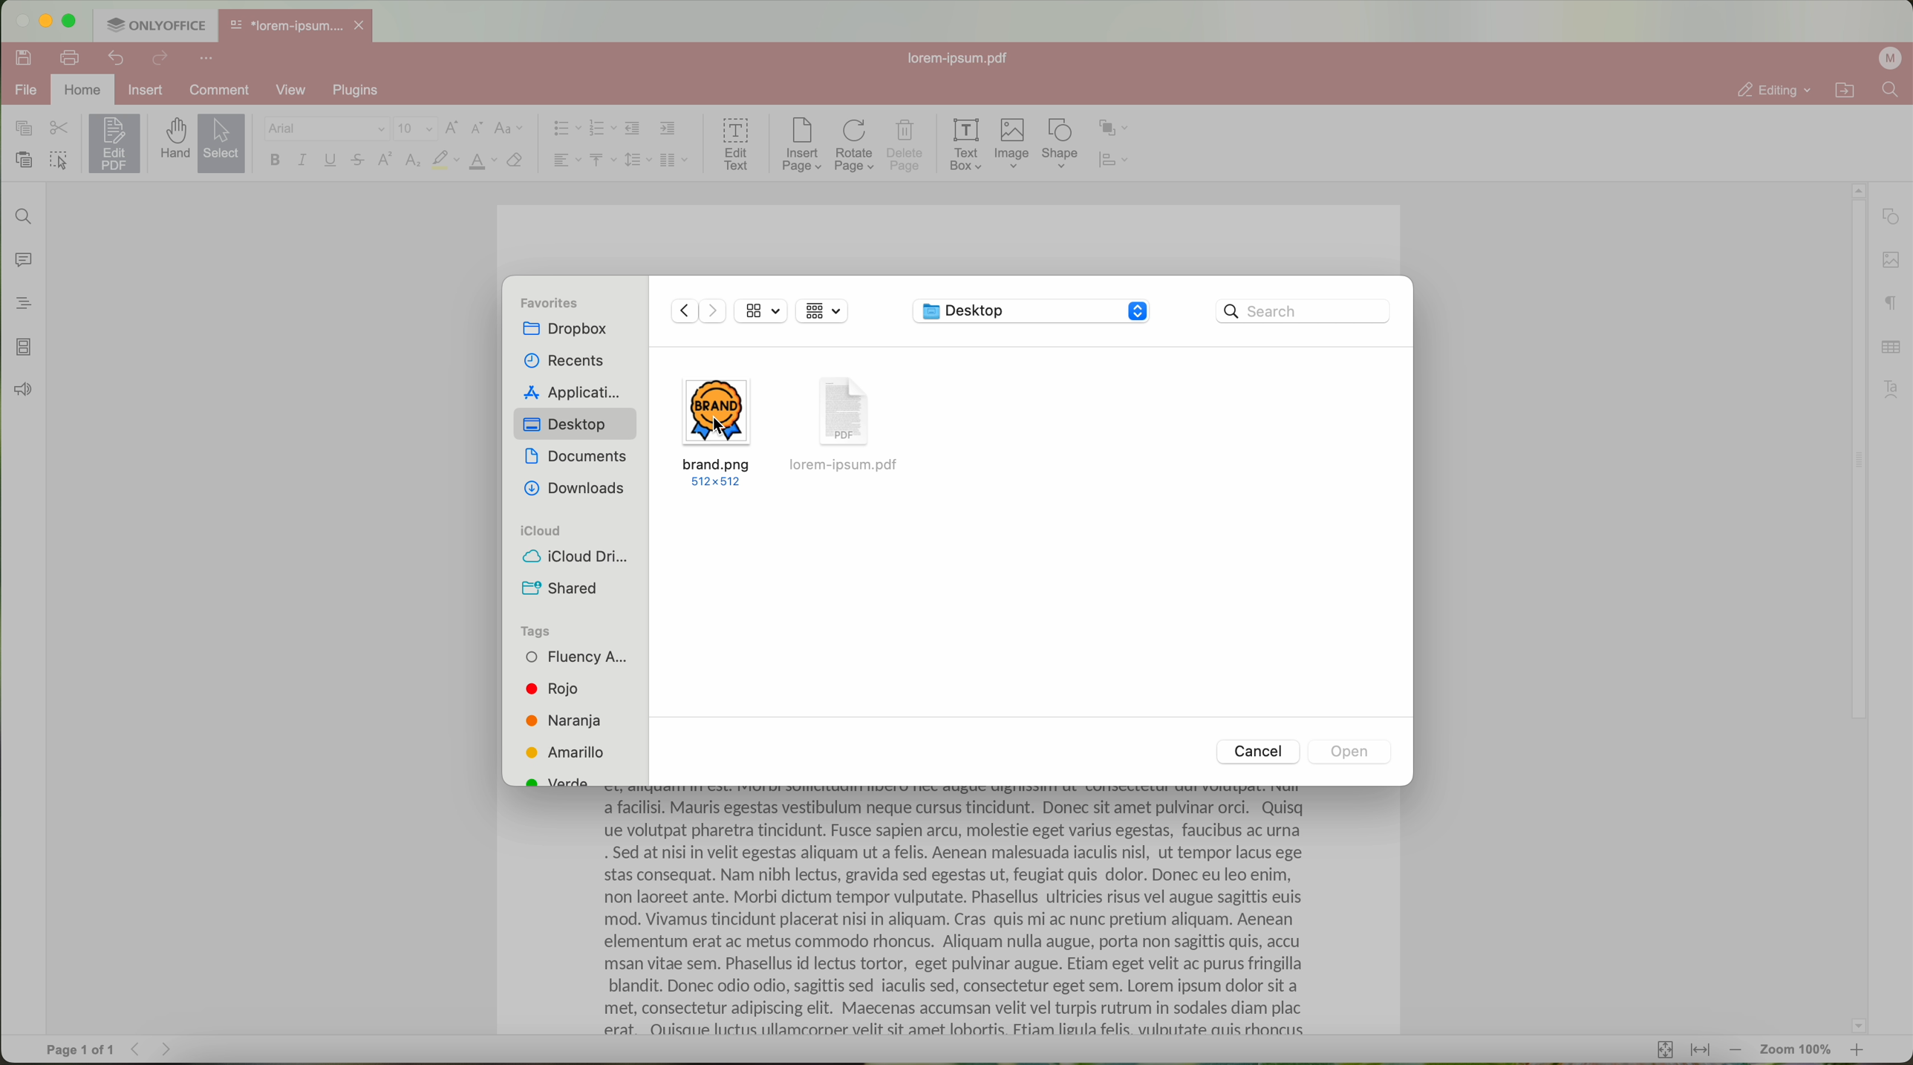  What do you see at coordinates (1890, 89) in the screenshot?
I see `find` at bounding box center [1890, 89].